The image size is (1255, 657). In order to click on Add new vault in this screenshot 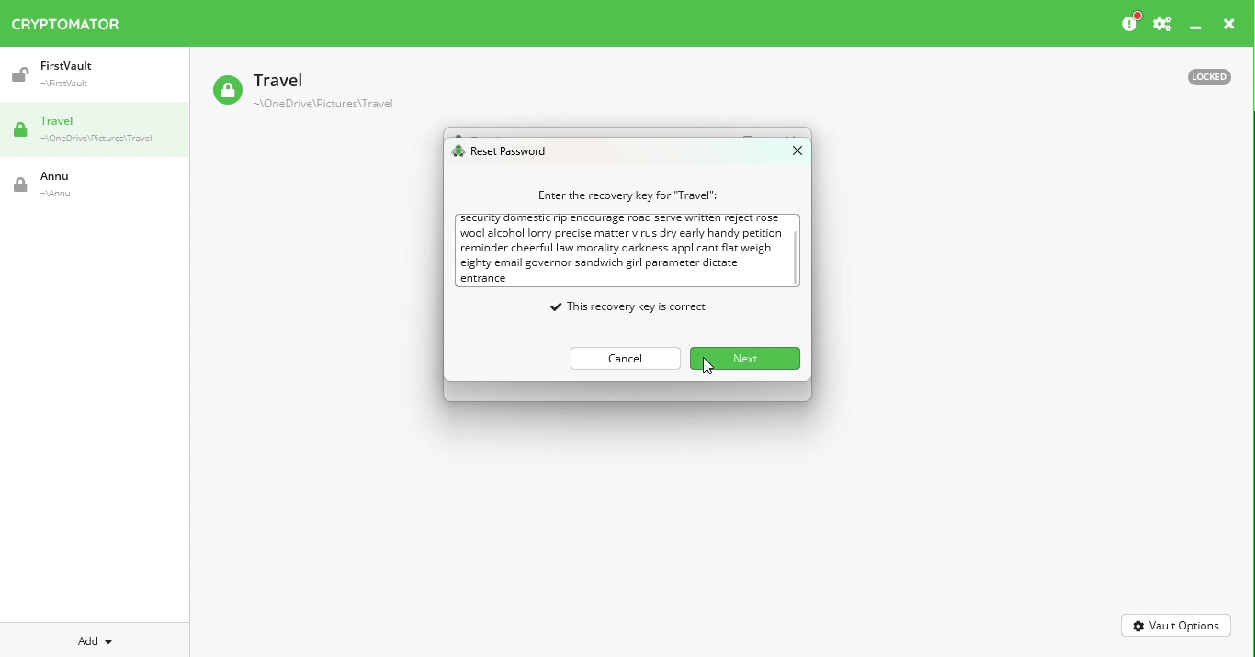, I will do `click(96, 639)`.